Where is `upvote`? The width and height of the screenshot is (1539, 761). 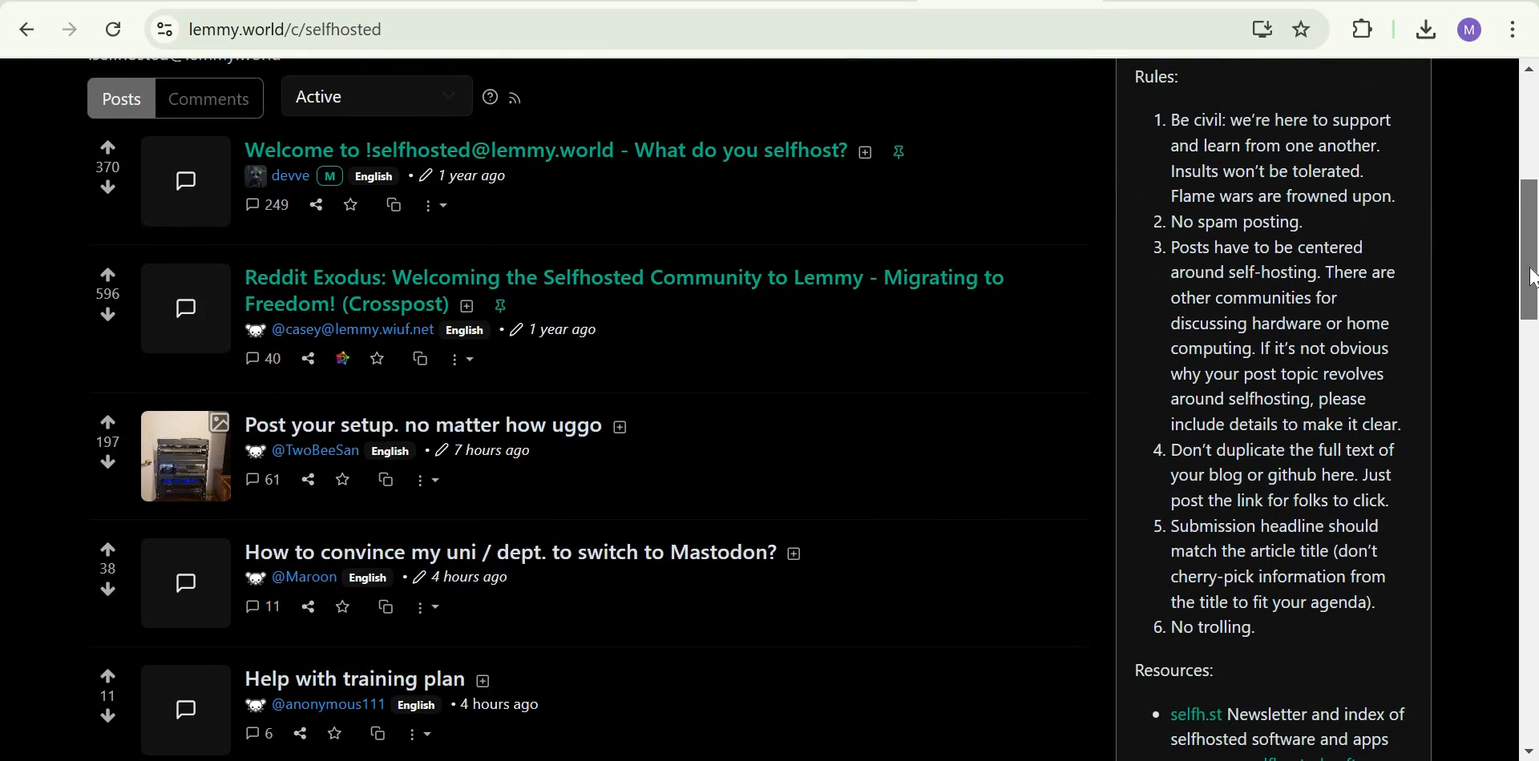
upvote is located at coordinates (107, 274).